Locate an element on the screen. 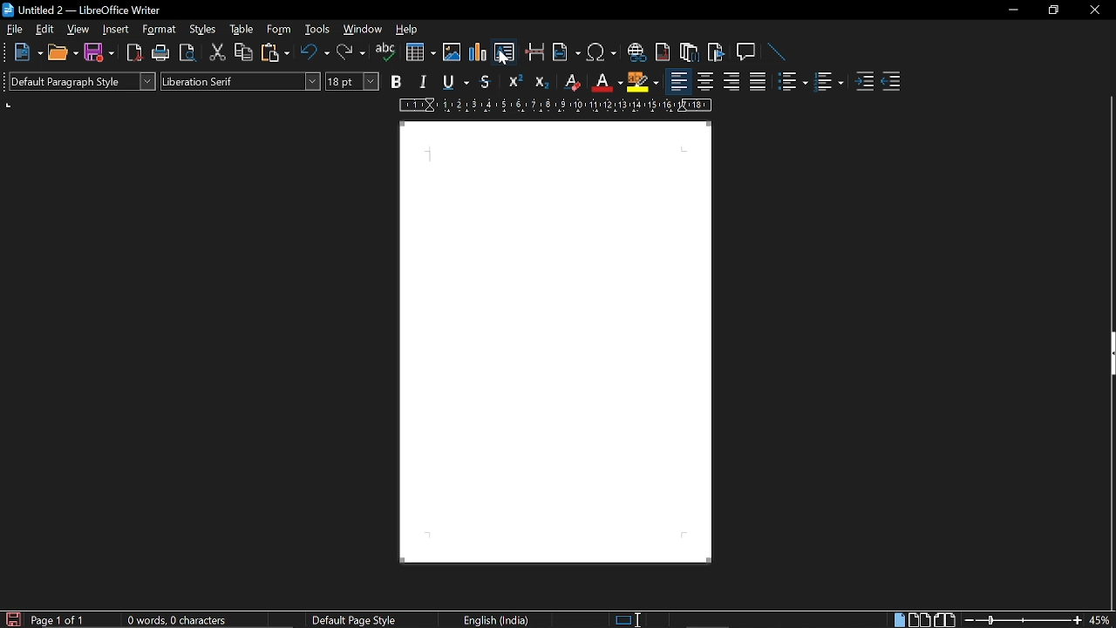  insert chart is located at coordinates (479, 52).